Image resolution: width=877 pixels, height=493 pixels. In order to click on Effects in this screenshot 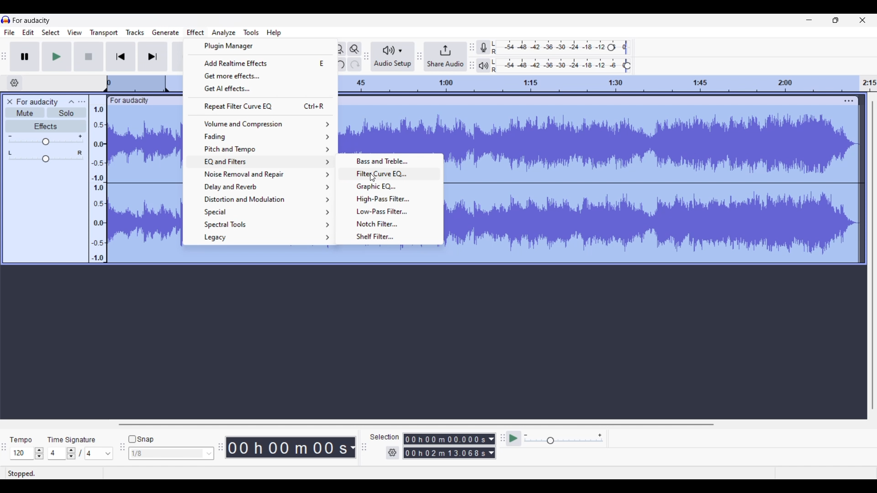, I will do `click(46, 126)`.